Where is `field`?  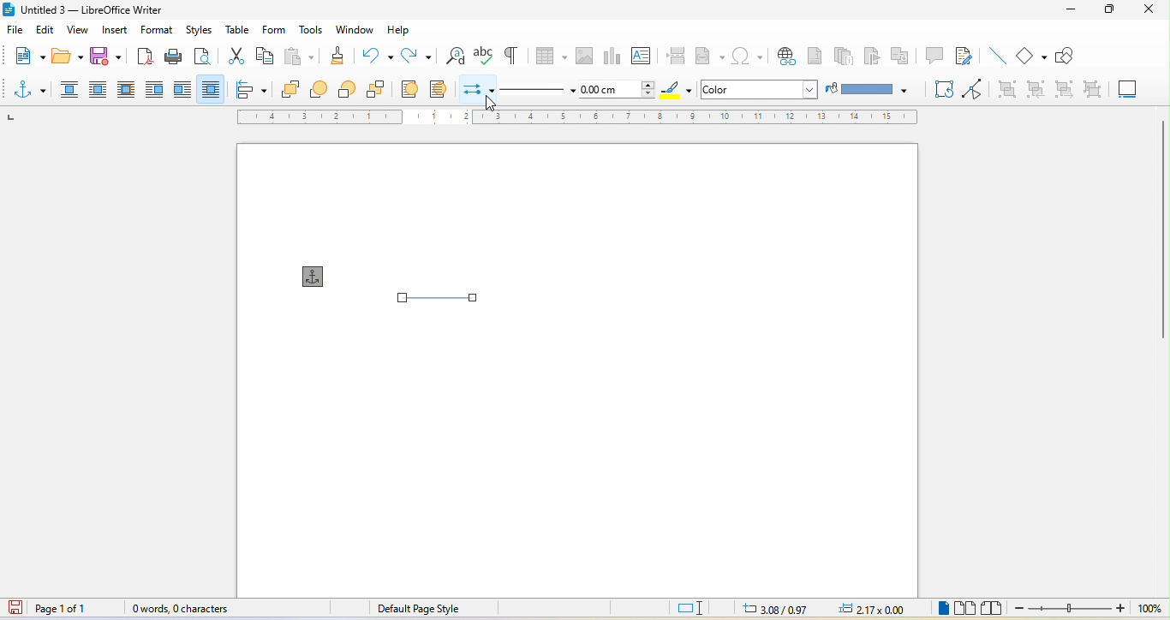
field is located at coordinates (710, 57).